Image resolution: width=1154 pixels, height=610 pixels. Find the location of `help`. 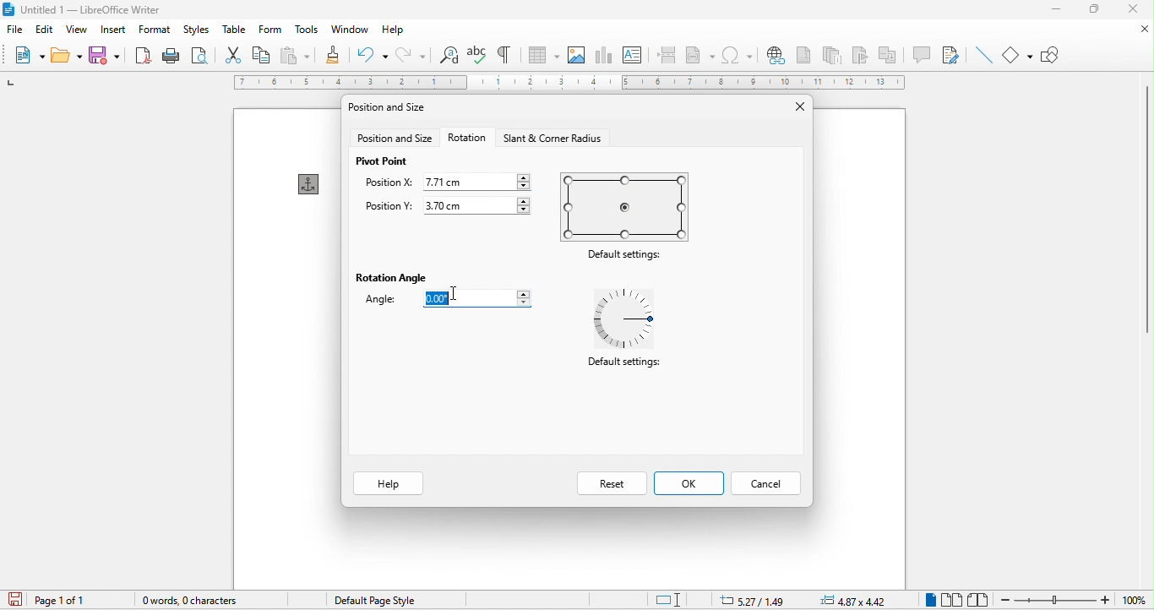

help is located at coordinates (391, 30).